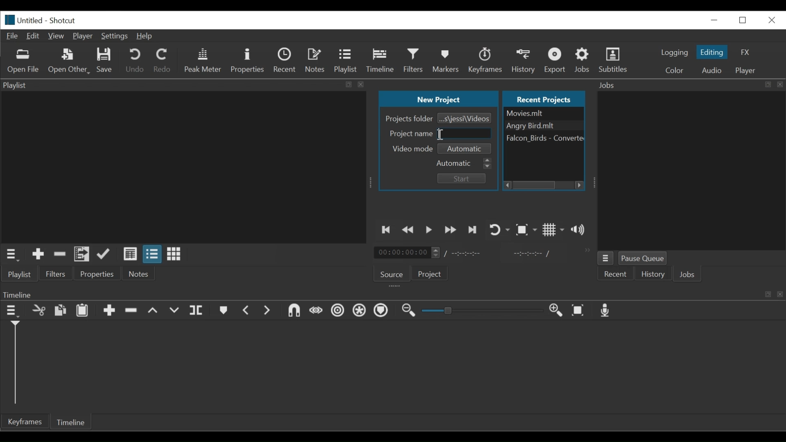  I want to click on View as icons, so click(175, 255).